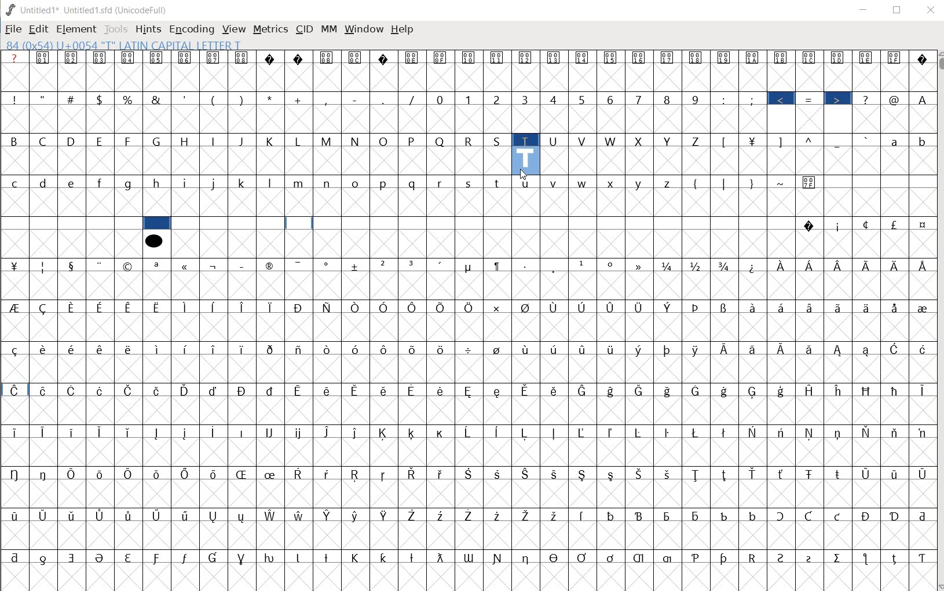 This screenshot has height=591, width=944. Describe the element at coordinates (611, 349) in the screenshot. I see `Symbol` at that location.